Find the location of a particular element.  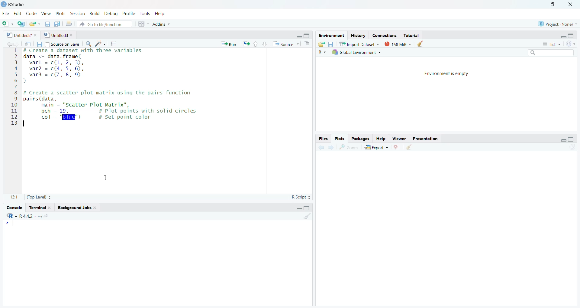

Tools is located at coordinates (145, 13).